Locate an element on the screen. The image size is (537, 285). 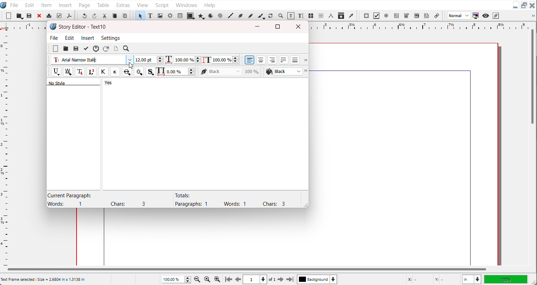
Toggle color is located at coordinates (476, 16).